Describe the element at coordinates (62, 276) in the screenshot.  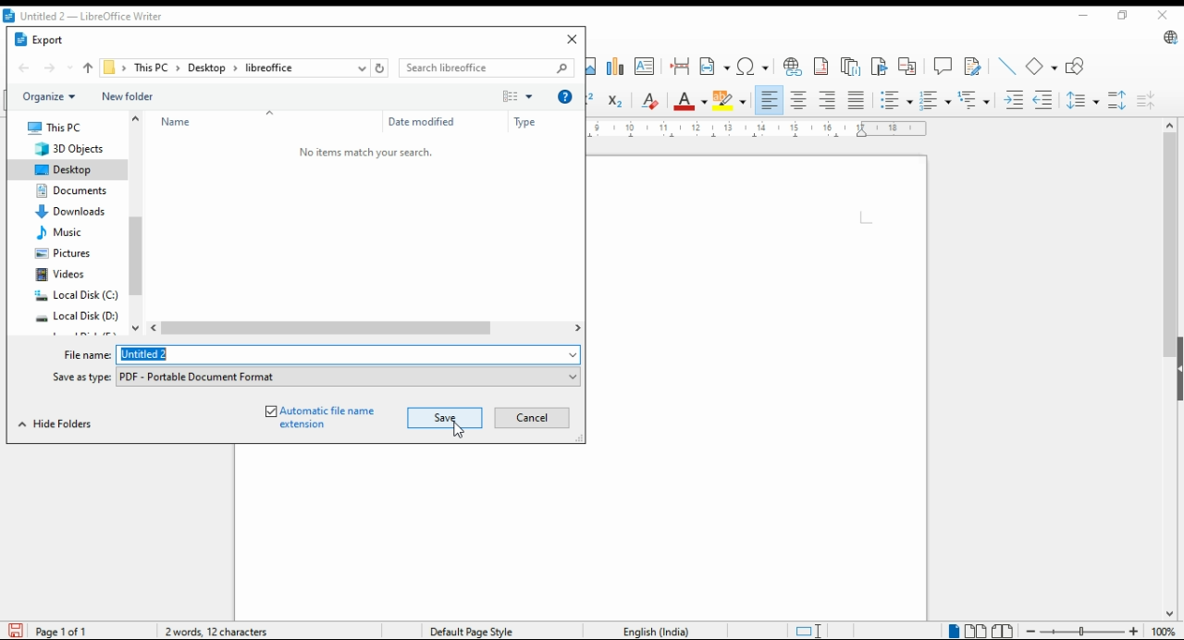
I see `videos` at that location.